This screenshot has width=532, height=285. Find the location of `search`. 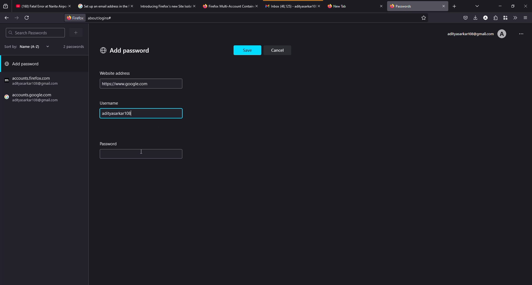

search is located at coordinates (28, 33).